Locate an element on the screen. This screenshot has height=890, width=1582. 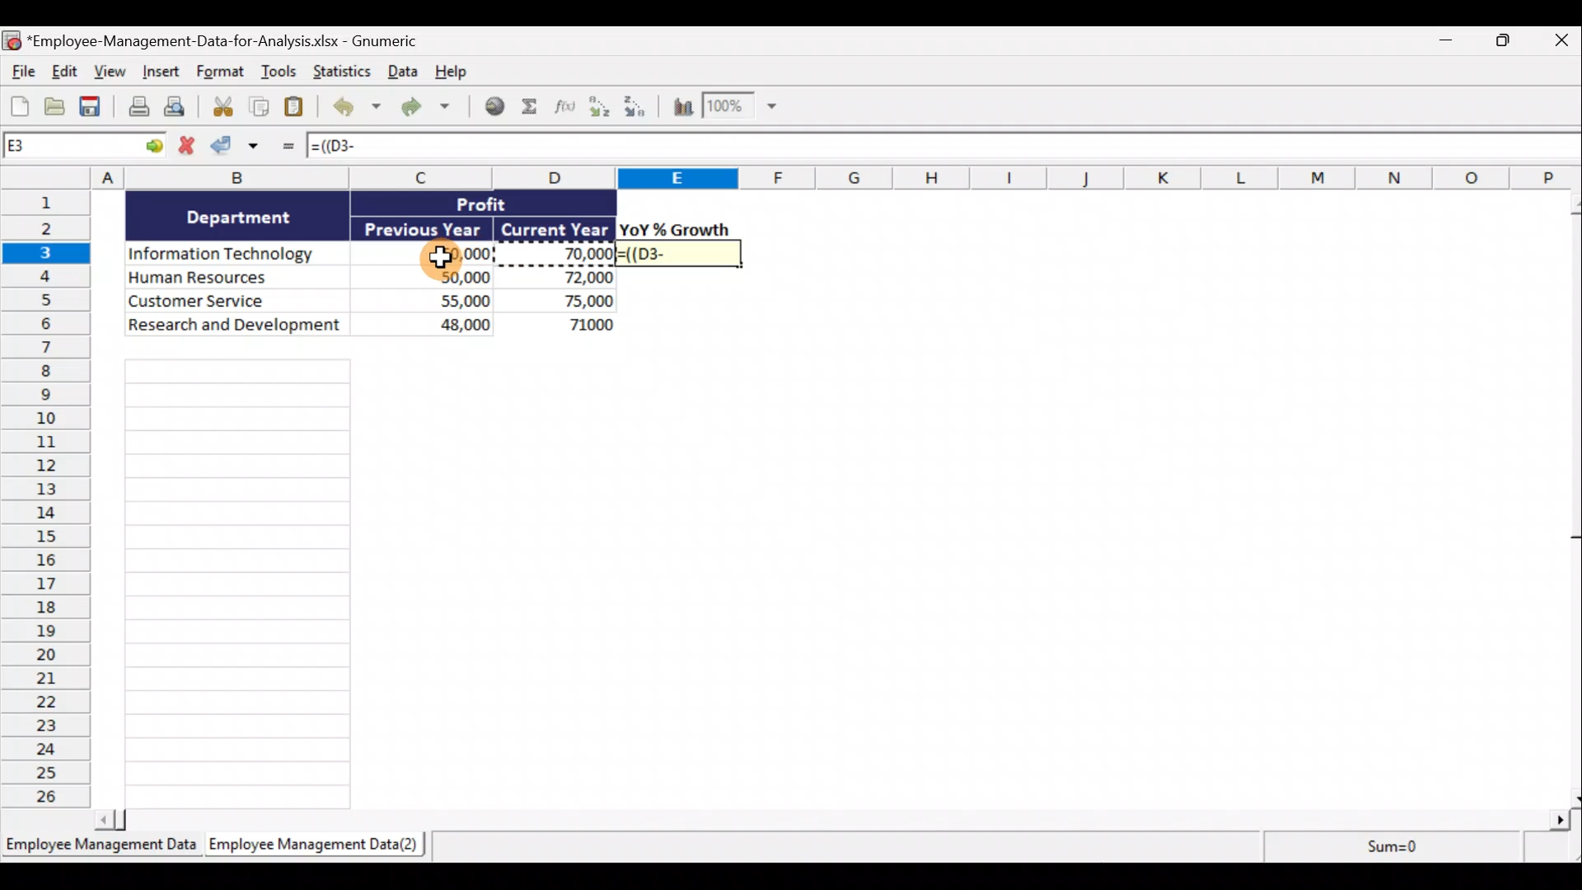
=((D3- is located at coordinates (347, 146).